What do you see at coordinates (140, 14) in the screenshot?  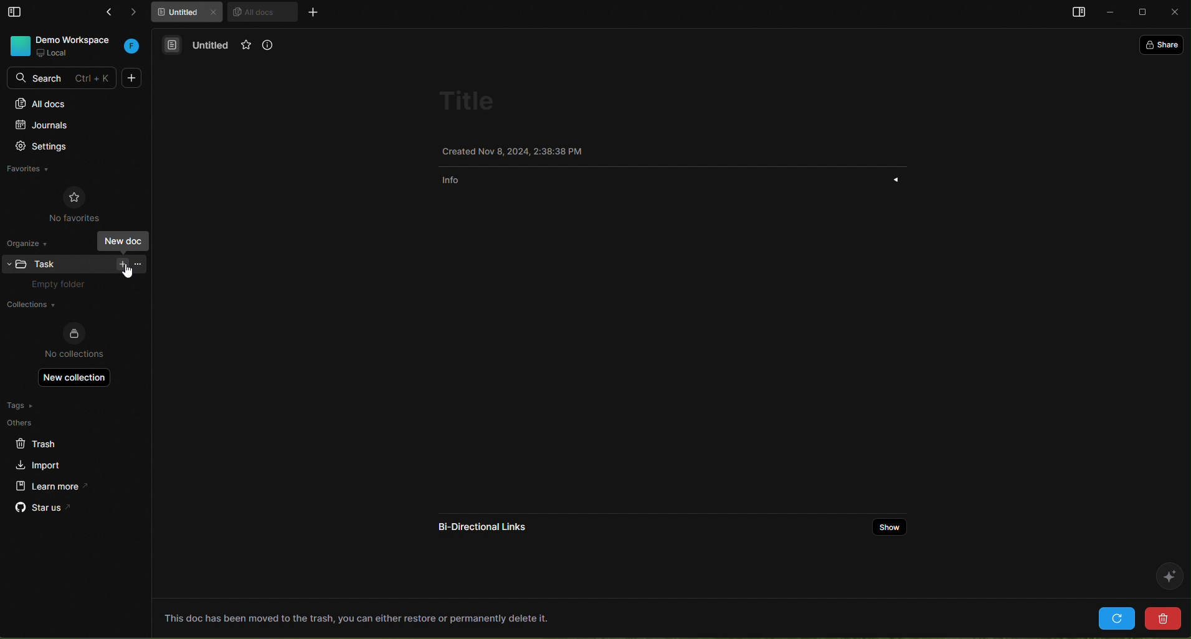 I see `forward` at bounding box center [140, 14].